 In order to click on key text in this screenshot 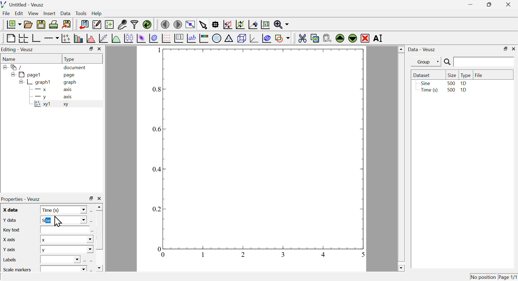, I will do `click(13, 229)`.